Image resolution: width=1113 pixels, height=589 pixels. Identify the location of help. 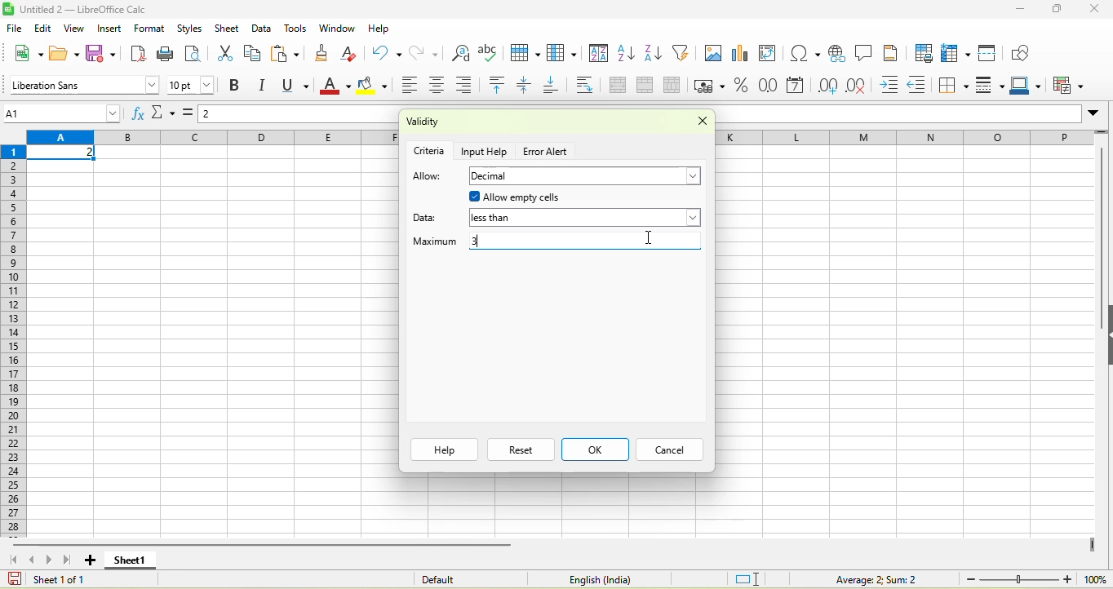
(444, 449).